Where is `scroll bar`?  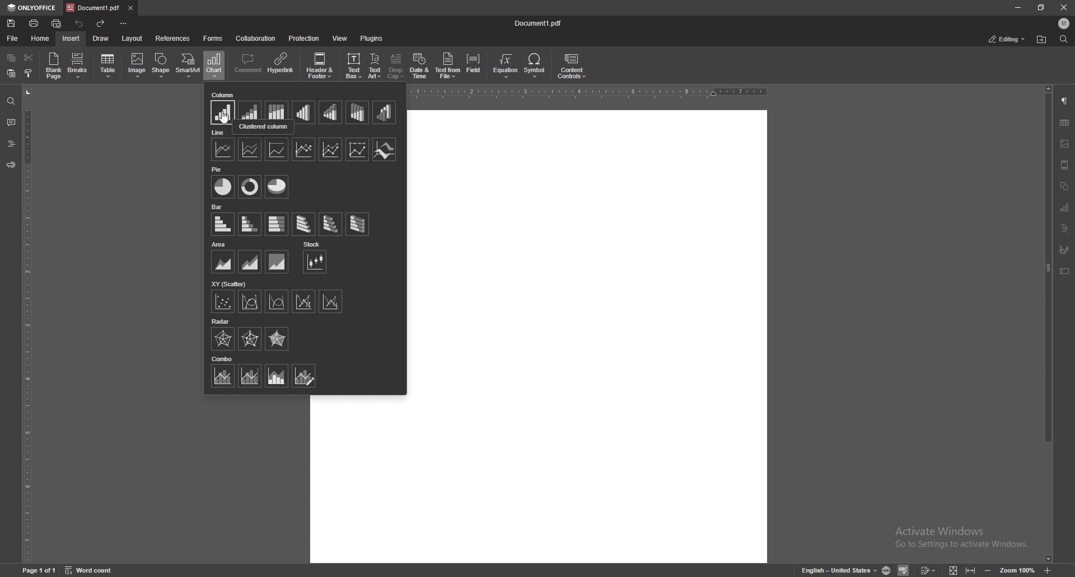
scroll bar is located at coordinates (1049, 325).